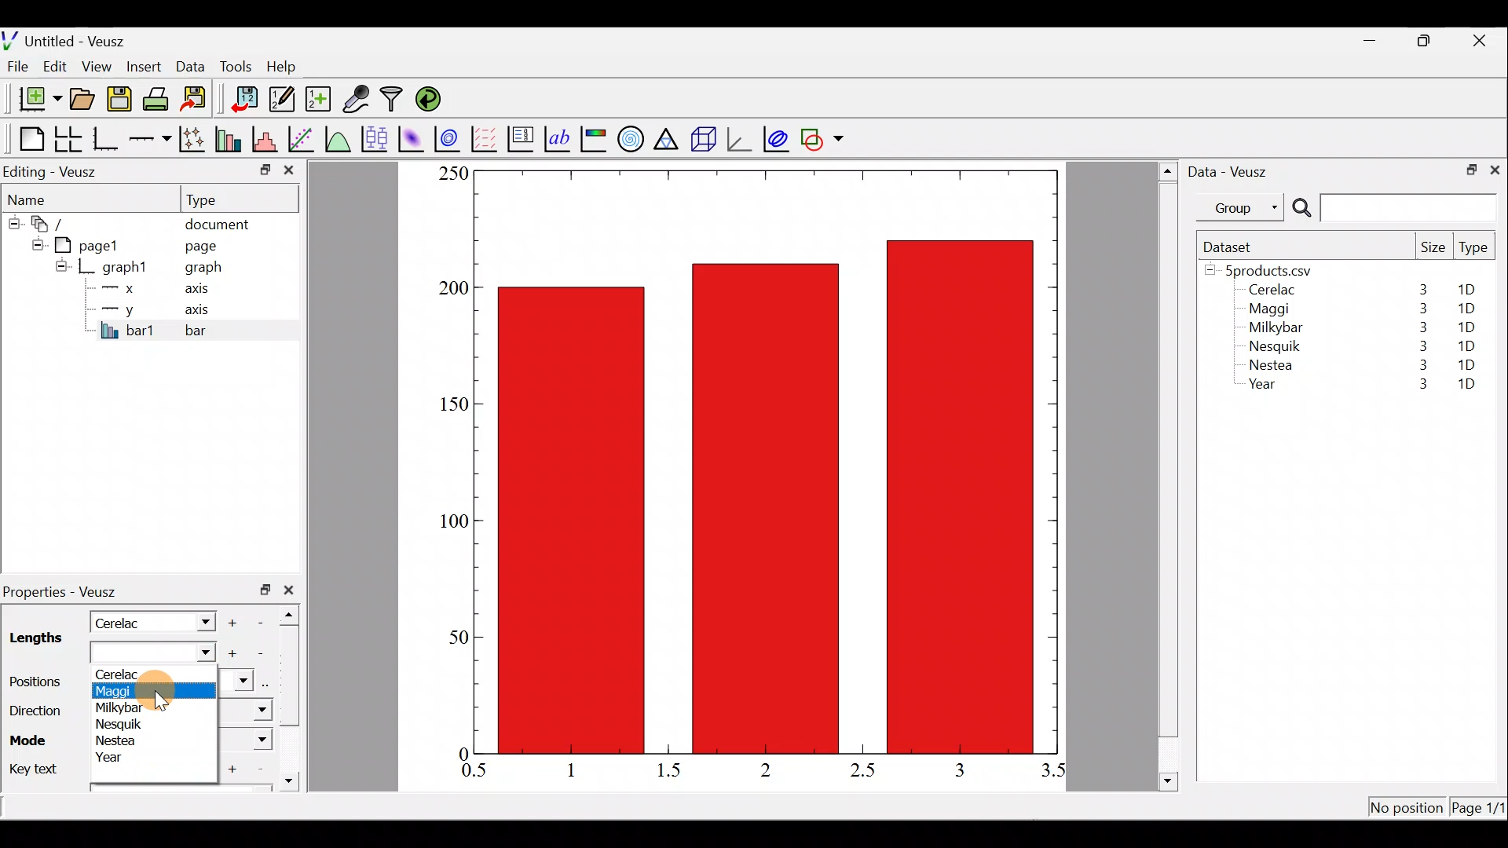  Describe the element at coordinates (1420, 327) in the screenshot. I see `3` at that location.